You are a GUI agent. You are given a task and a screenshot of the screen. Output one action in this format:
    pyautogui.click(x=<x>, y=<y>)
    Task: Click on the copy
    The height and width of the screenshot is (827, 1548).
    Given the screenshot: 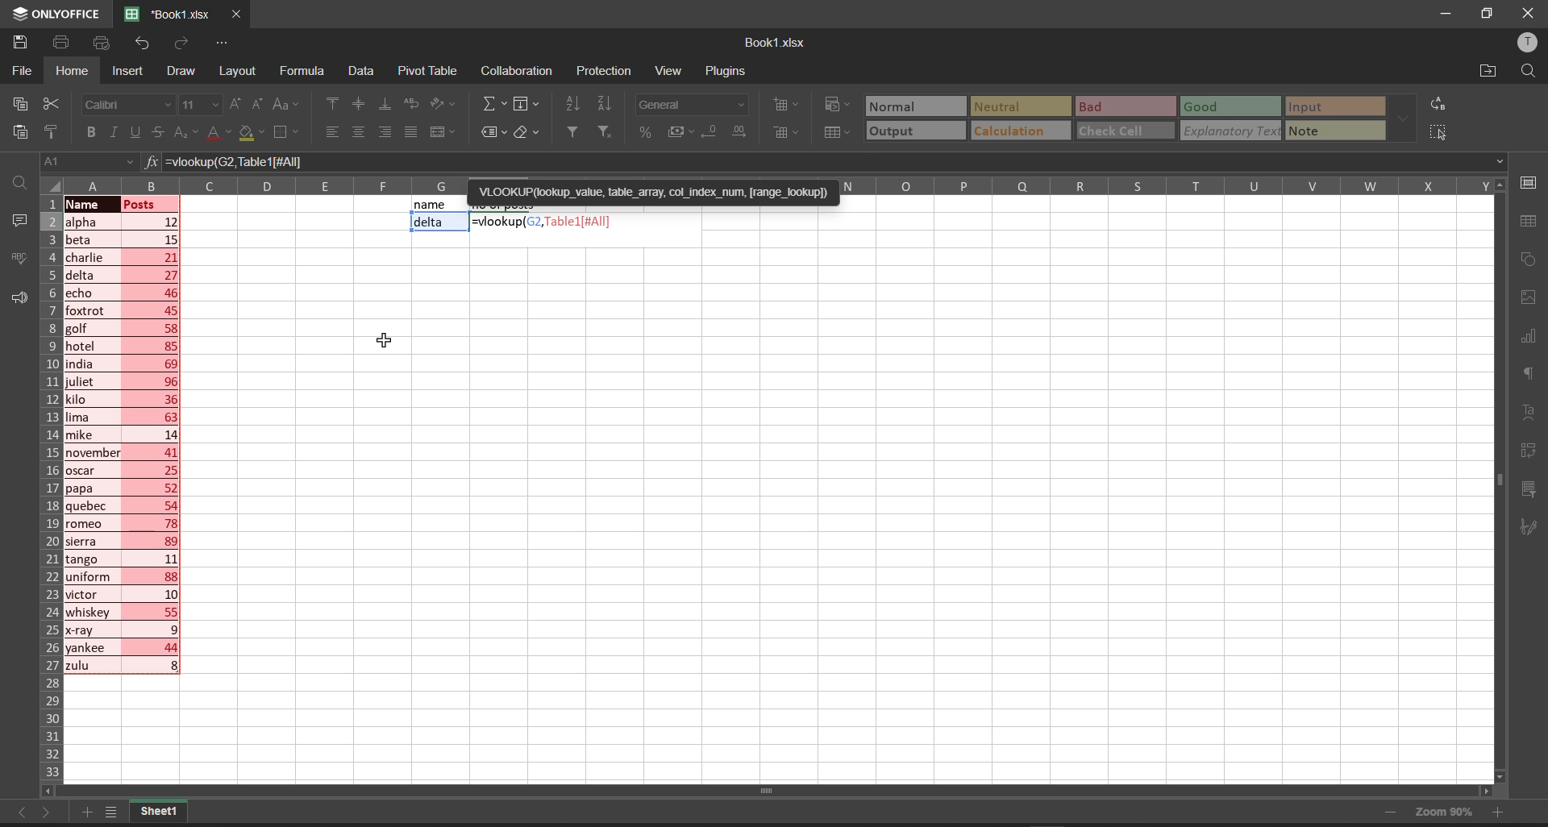 What is the action you would take?
    pyautogui.click(x=16, y=103)
    